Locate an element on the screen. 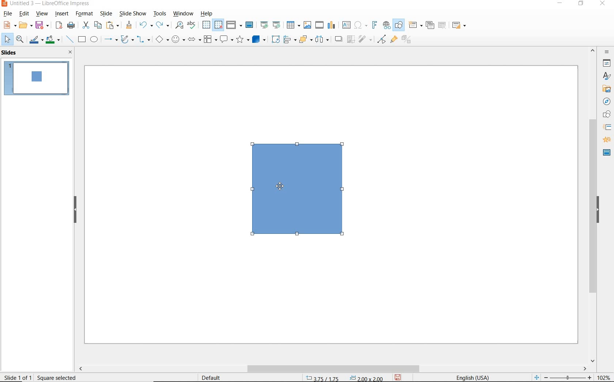  window is located at coordinates (184, 14).